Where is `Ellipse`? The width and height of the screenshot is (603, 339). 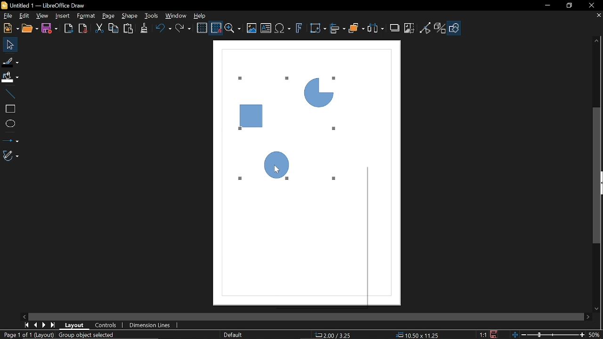 Ellipse is located at coordinates (9, 123).